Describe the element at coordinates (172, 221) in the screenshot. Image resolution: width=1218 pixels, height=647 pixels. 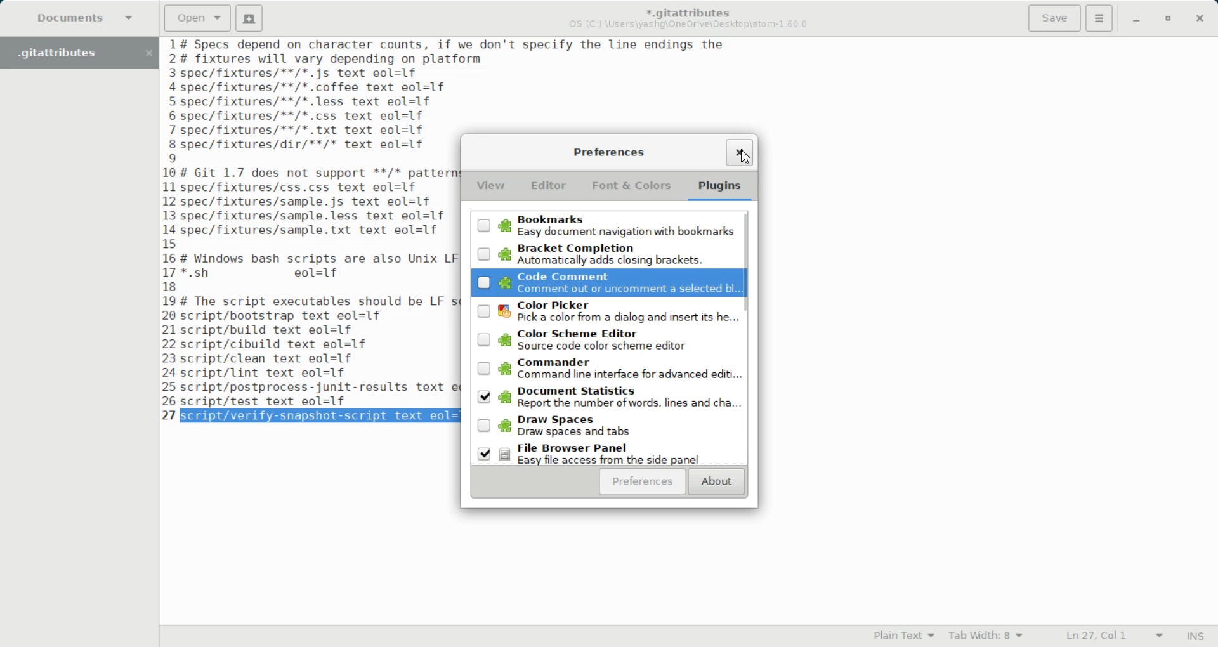
I see `text line number` at that location.